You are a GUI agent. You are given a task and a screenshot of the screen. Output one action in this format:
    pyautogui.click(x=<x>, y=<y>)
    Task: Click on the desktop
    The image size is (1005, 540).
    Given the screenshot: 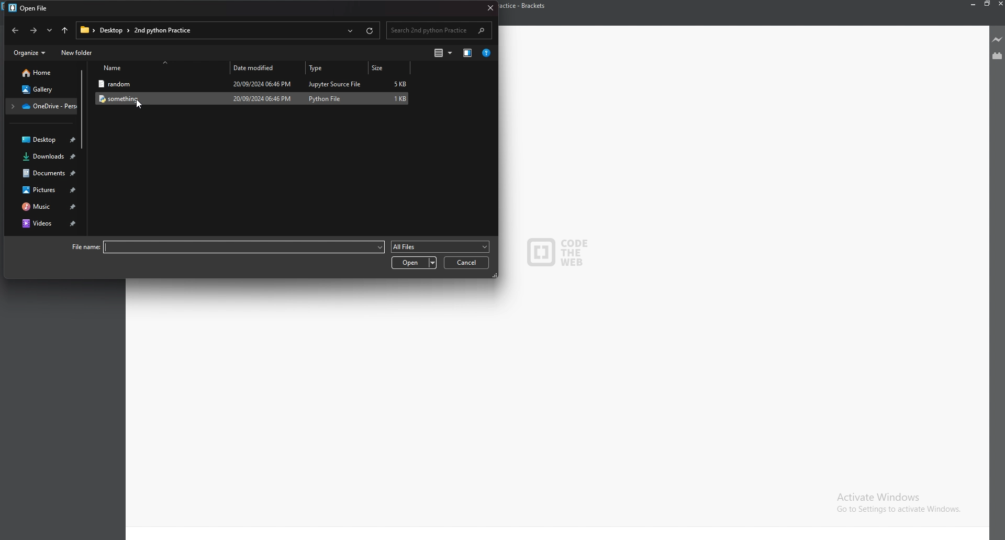 What is the action you would take?
    pyautogui.click(x=113, y=30)
    